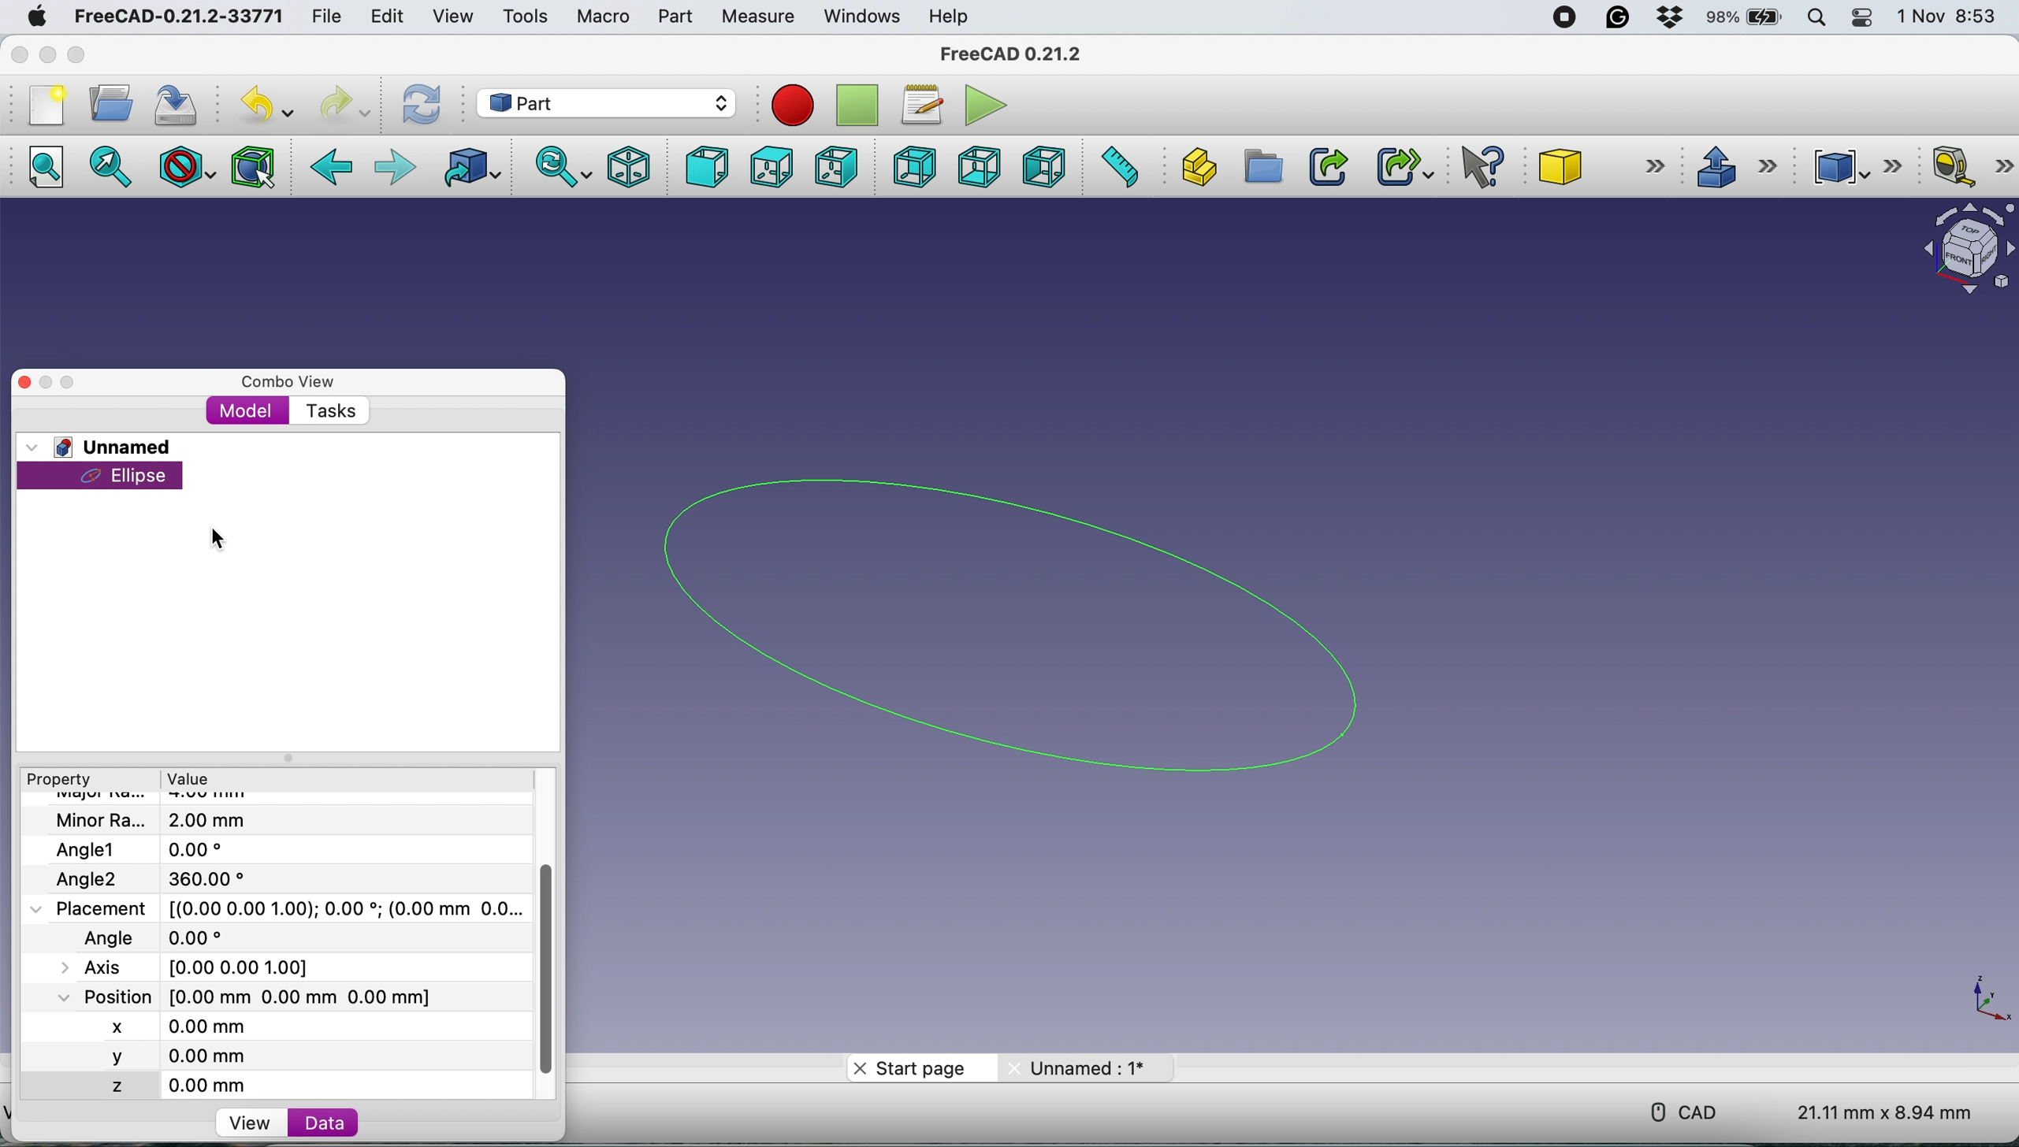 This screenshot has height=1147, width=2019. Describe the element at coordinates (111, 102) in the screenshot. I see `open` at that location.